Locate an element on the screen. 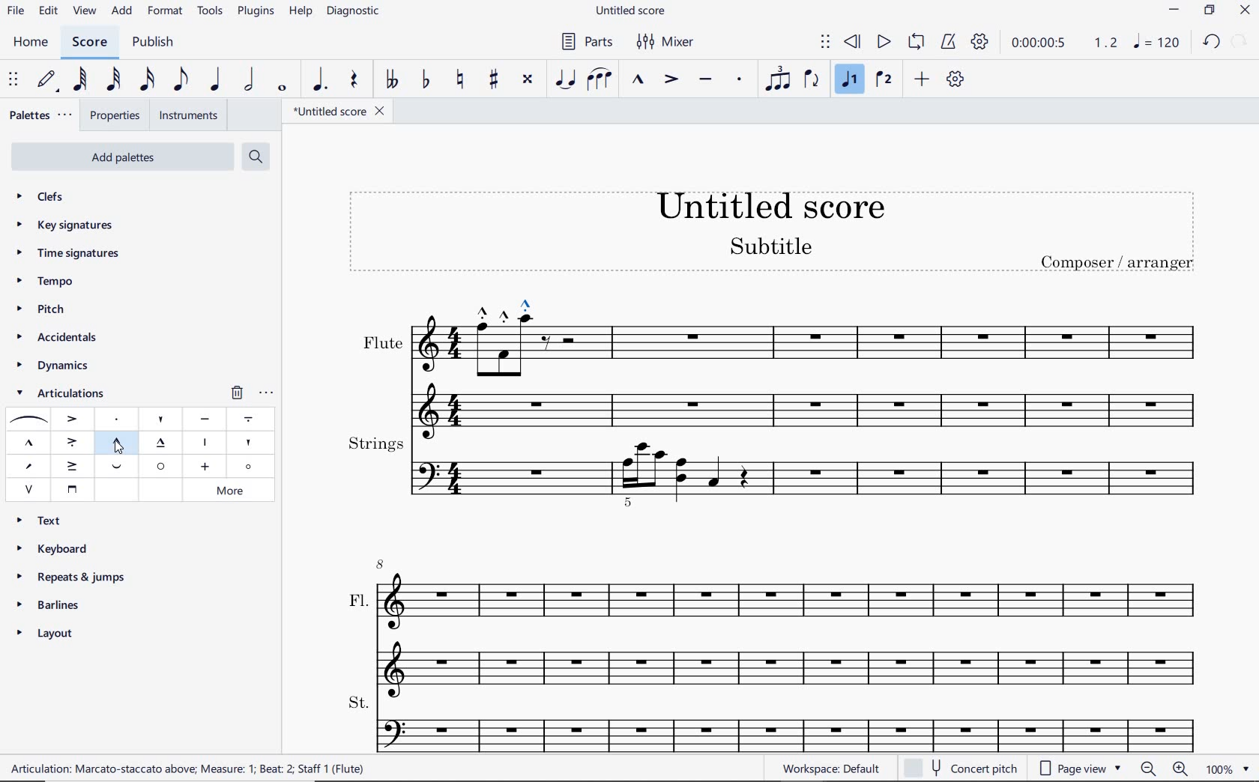 Image resolution: width=1259 pixels, height=782 pixels. PLAY TIME is located at coordinates (1063, 42).